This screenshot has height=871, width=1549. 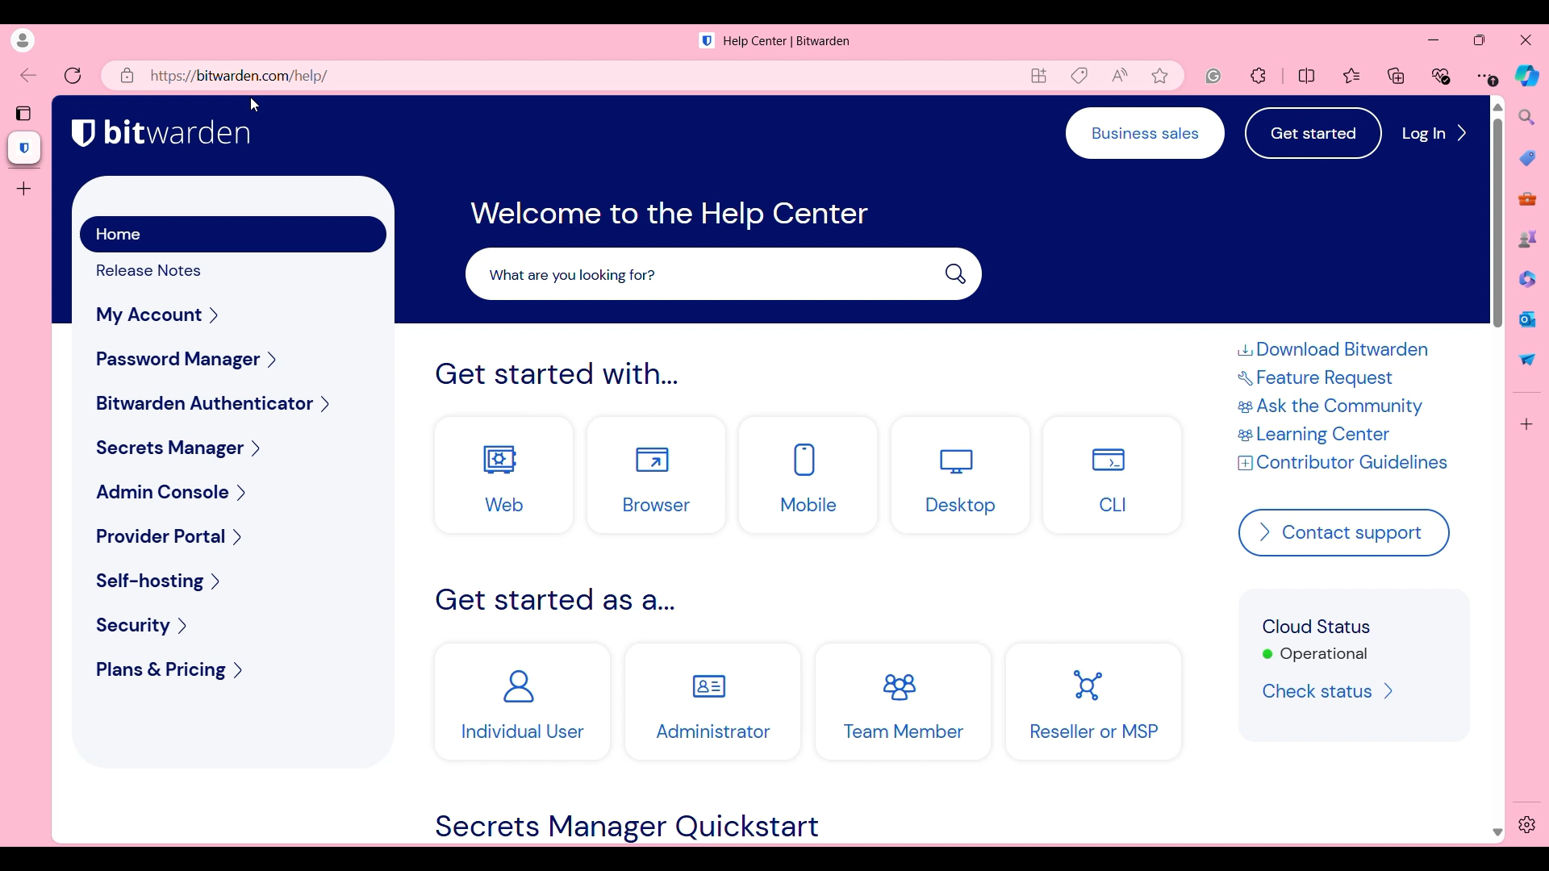 I want to click on Plan and pricing, so click(x=235, y=670).